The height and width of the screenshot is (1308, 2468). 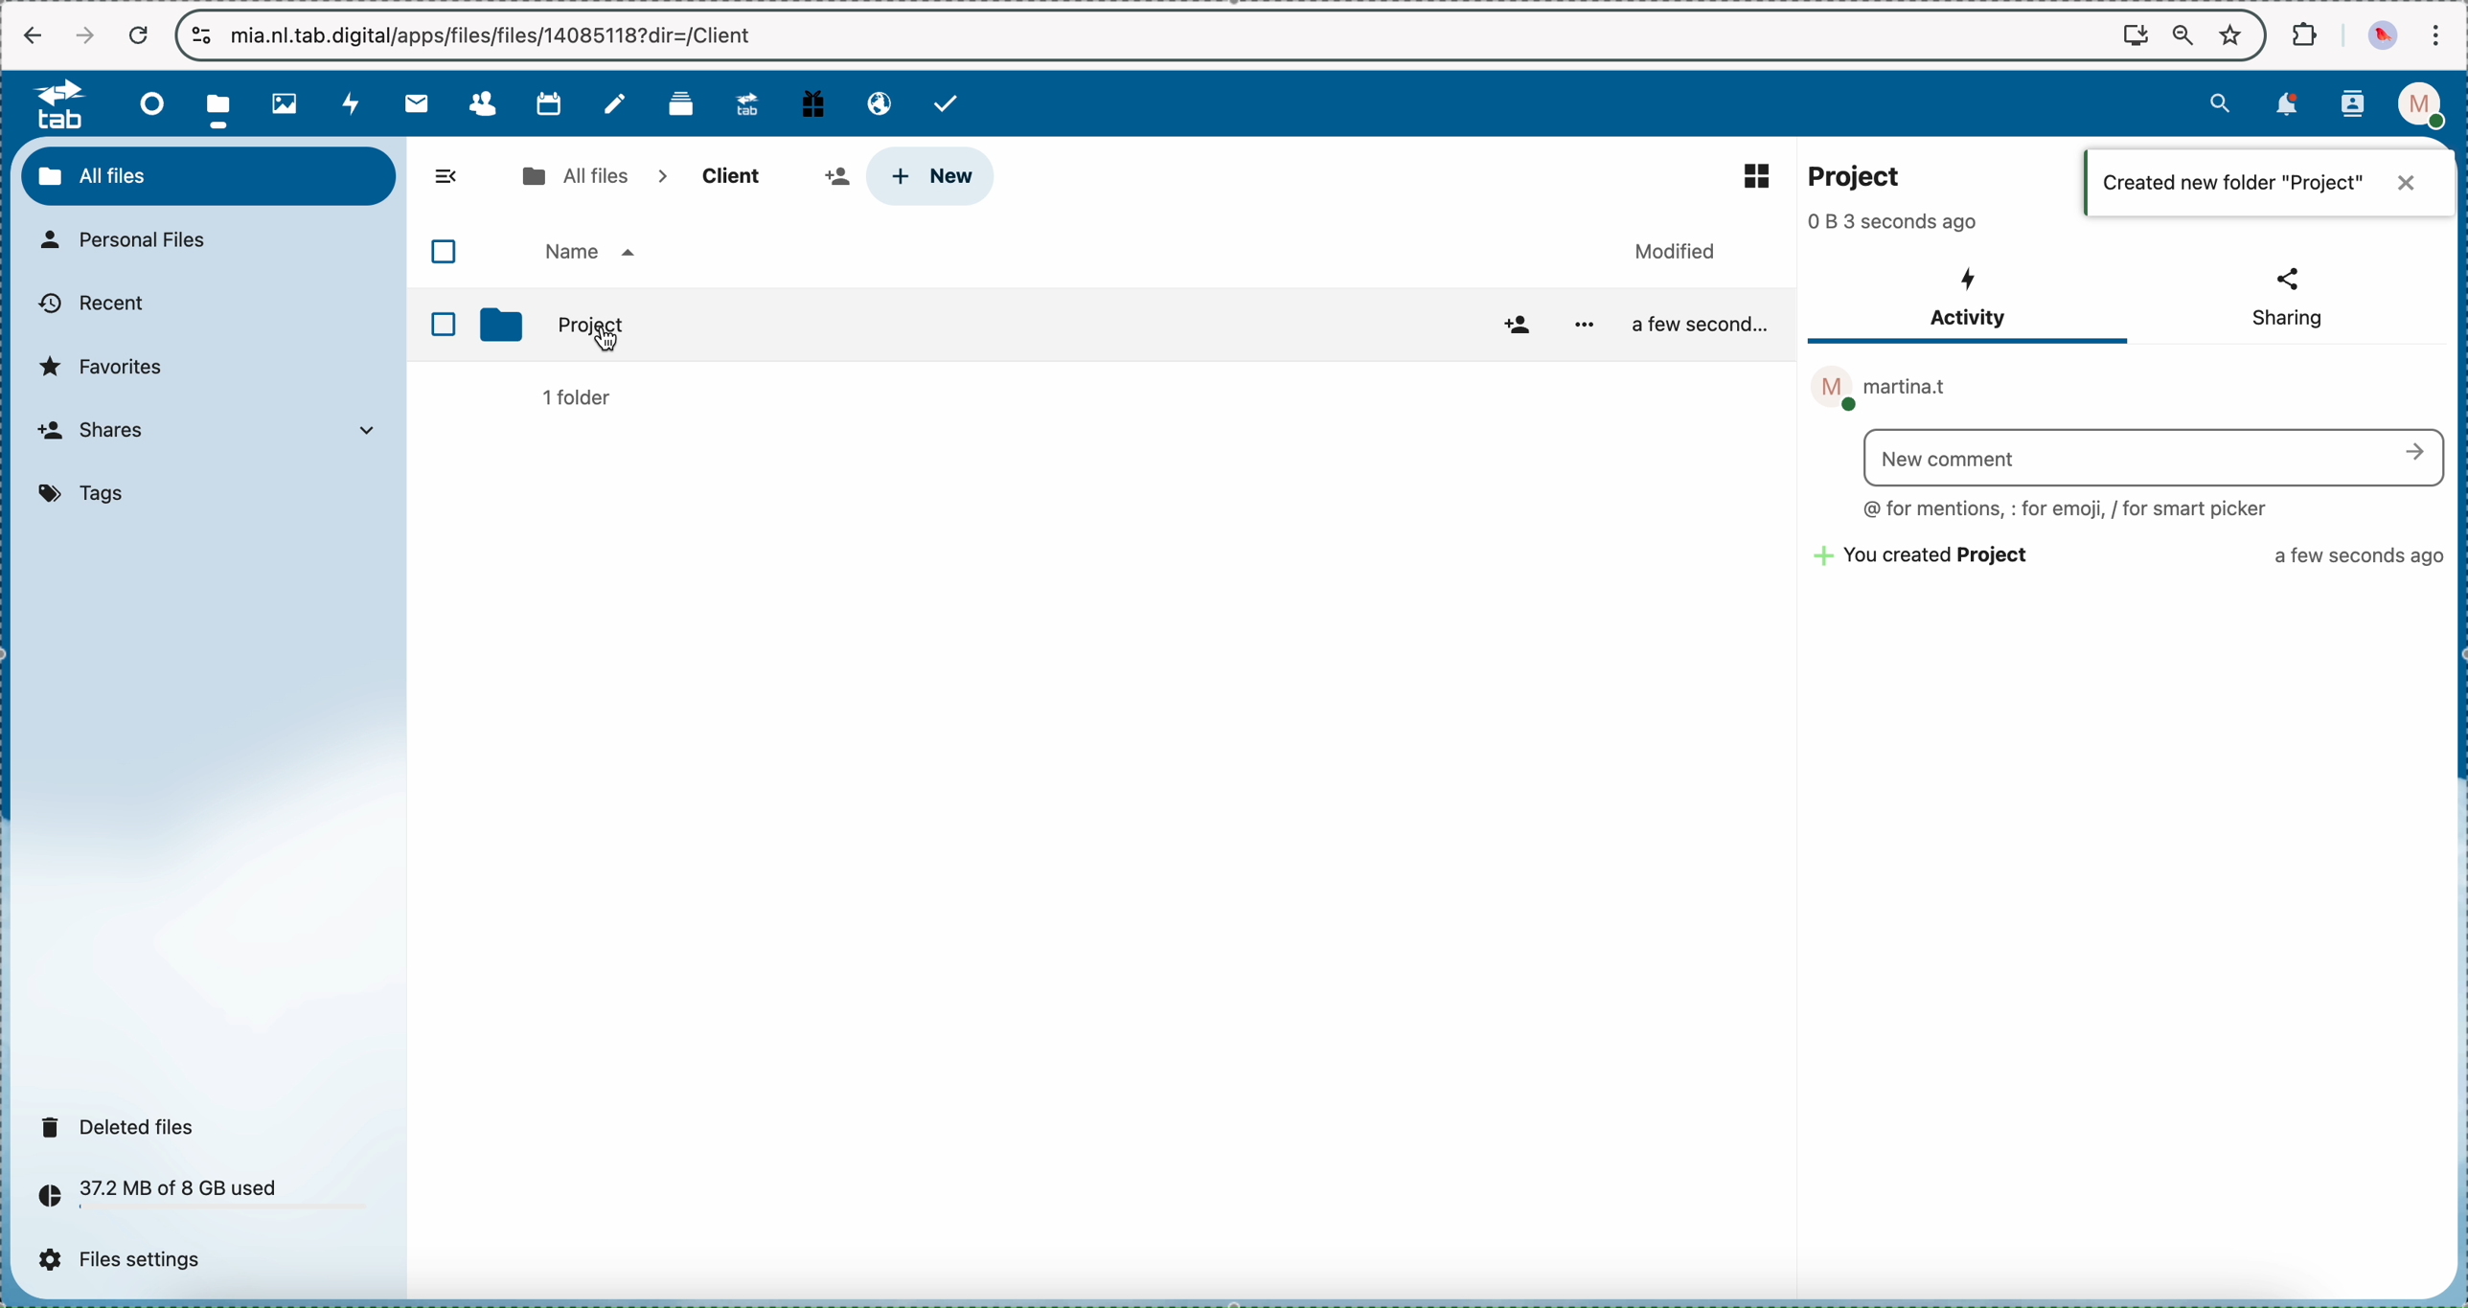 I want to click on favorites, so click(x=107, y=366).